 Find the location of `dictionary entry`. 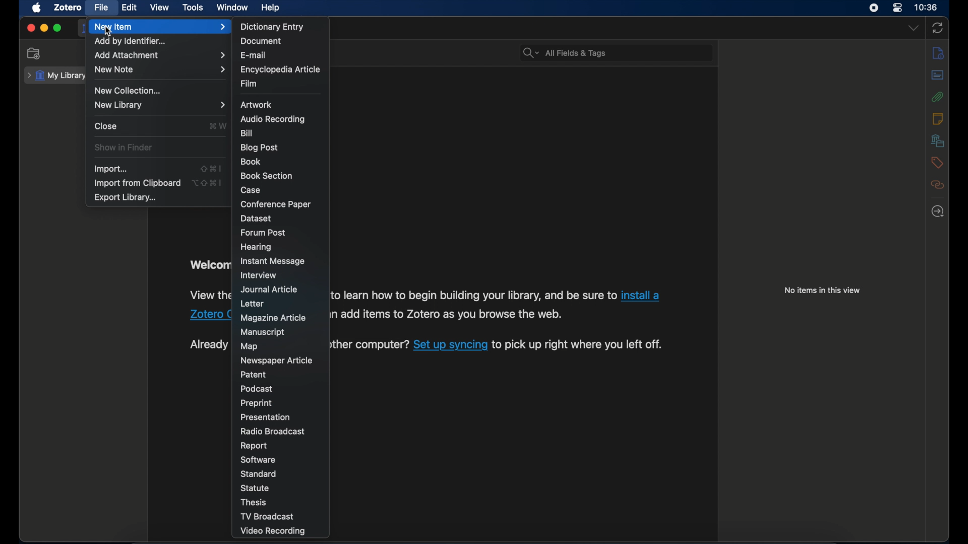

dictionary entry is located at coordinates (272, 26).